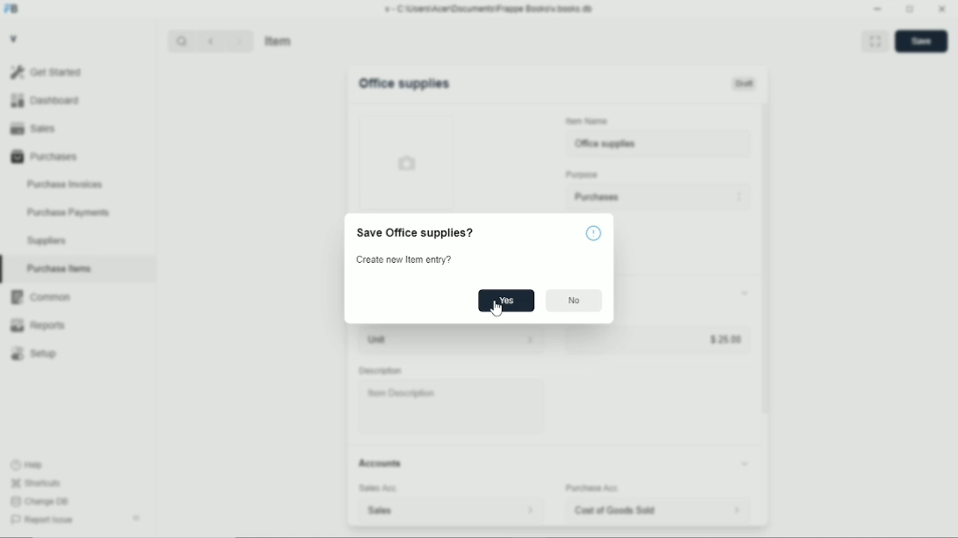  Describe the element at coordinates (46, 241) in the screenshot. I see `suppliers` at that location.